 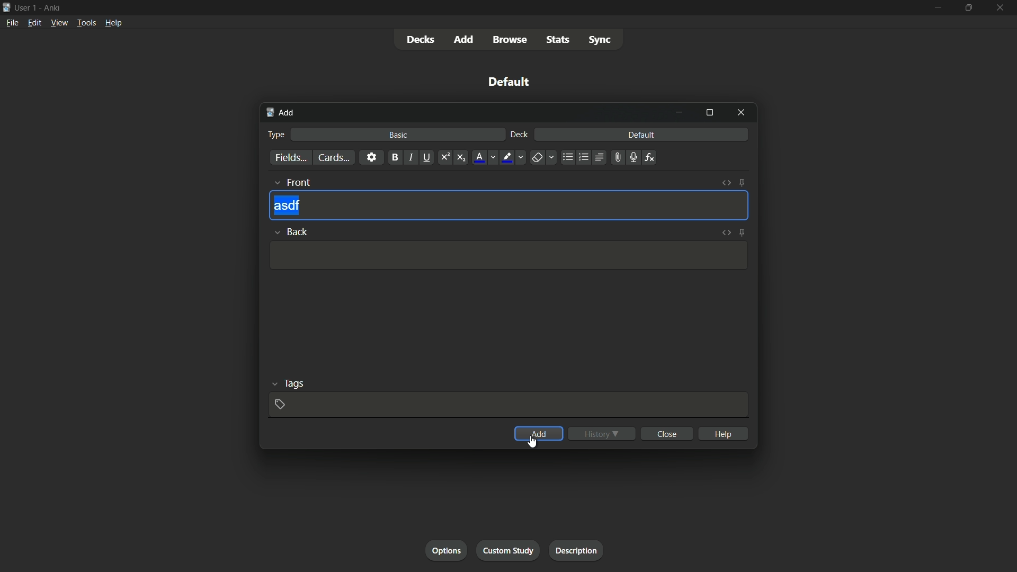 What do you see at coordinates (278, 133) in the screenshot?
I see `type` at bounding box center [278, 133].